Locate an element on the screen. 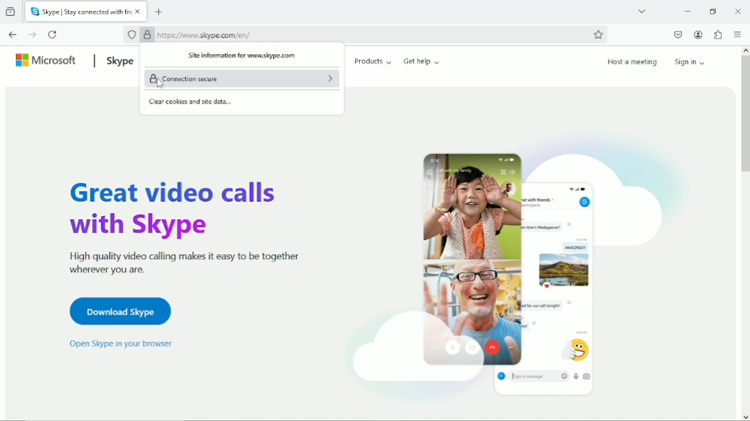 The width and height of the screenshot is (750, 421). Restore down is located at coordinates (712, 11).